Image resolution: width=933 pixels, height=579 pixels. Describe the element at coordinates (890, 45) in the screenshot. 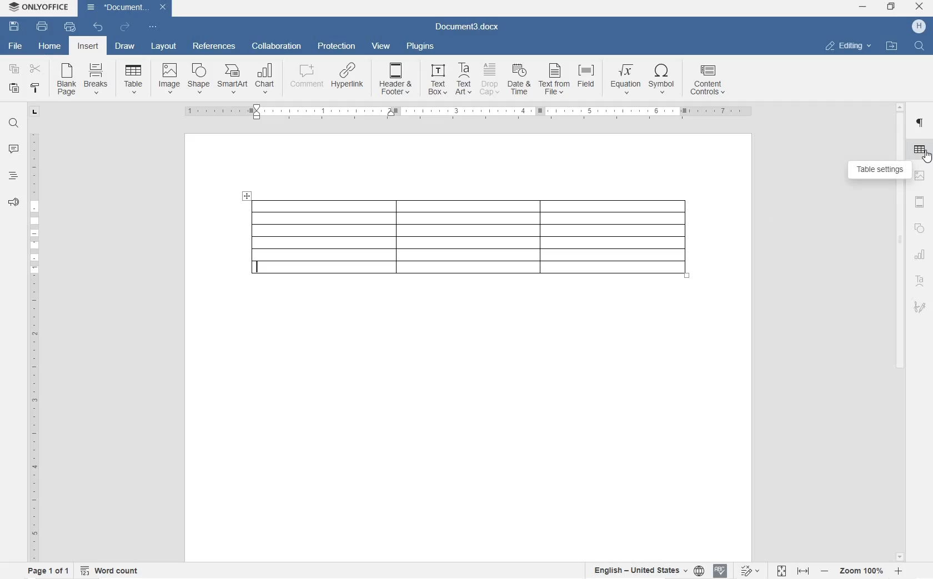

I see `OPEN FILE LOCATION` at that location.